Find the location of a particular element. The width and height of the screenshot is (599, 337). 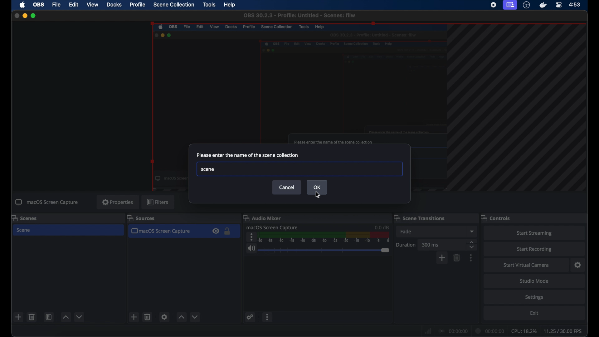

fps is located at coordinates (565, 331).